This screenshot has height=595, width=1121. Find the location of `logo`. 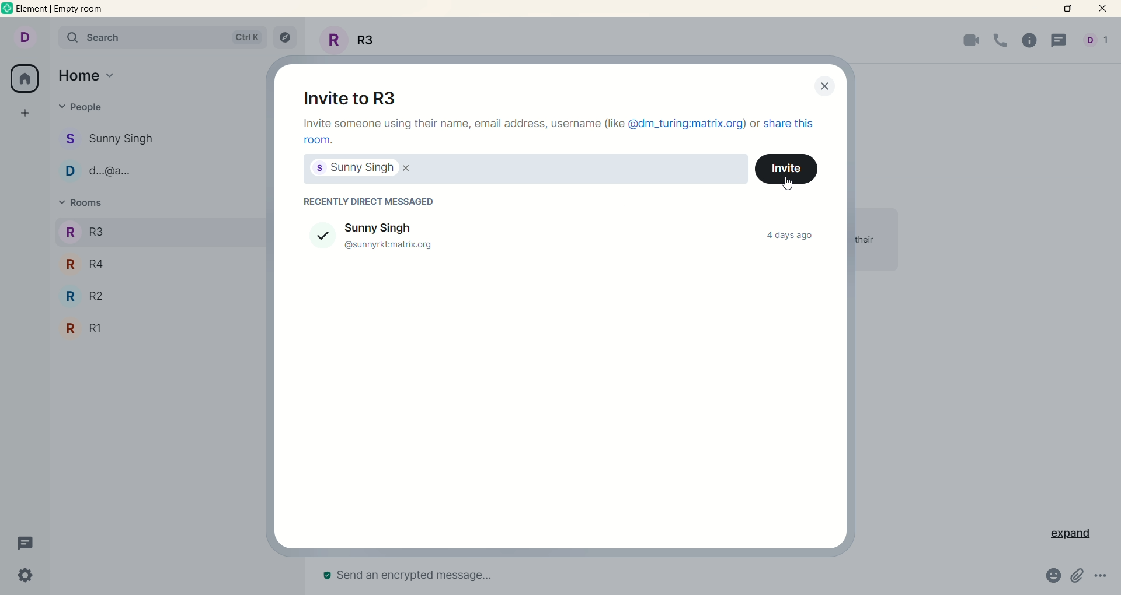

logo is located at coordinates (8, 8).